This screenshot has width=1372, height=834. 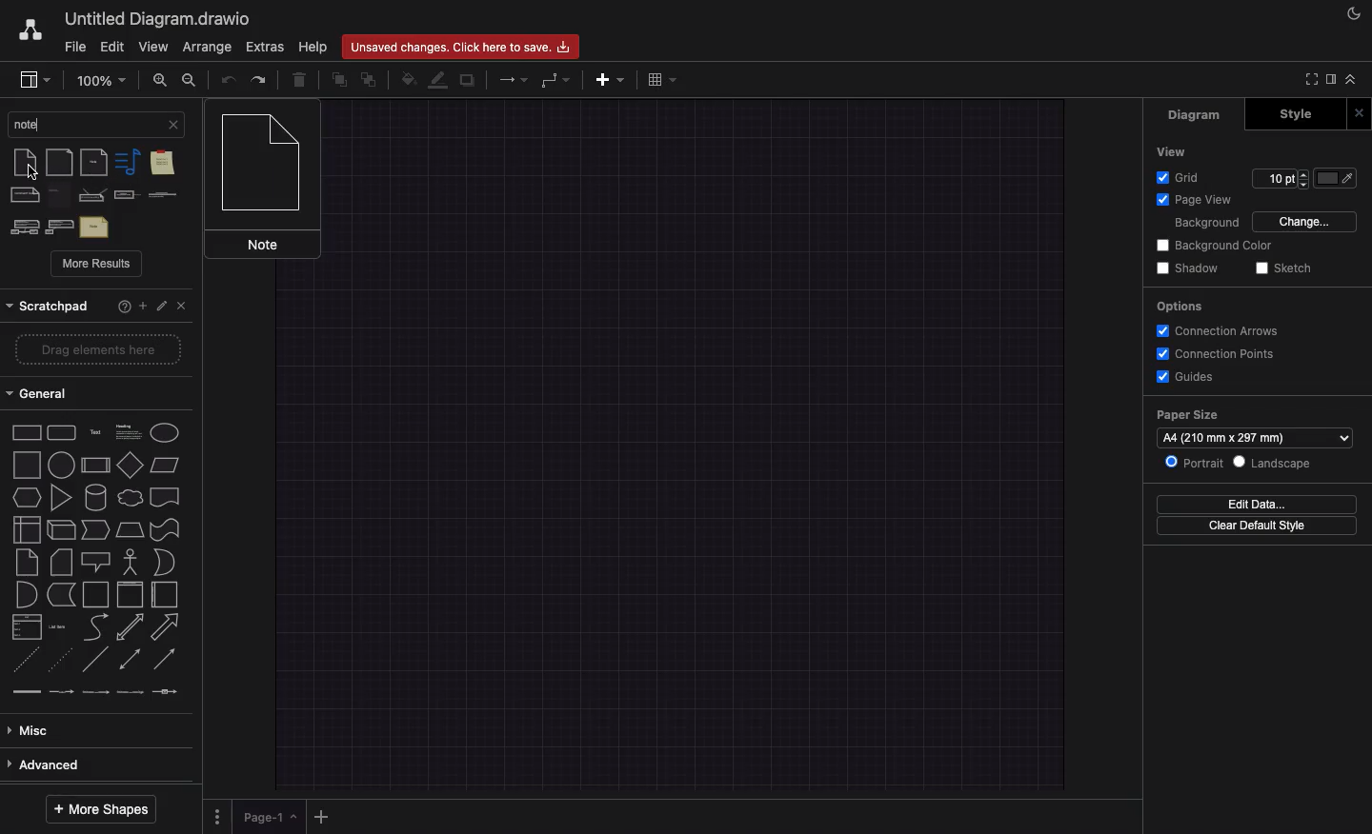 What do you see at coordinates (1305, 174) in the screenshot?
I see `increase grid pt` at bounding box center [1305, 174].